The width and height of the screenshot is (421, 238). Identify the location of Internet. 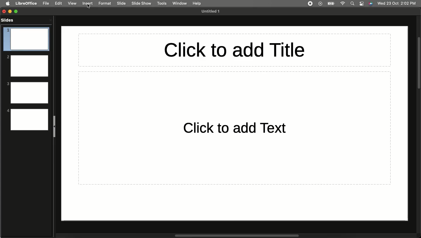
(344, 3).